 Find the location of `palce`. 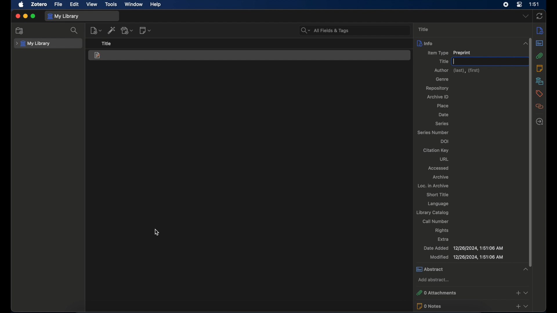

palce is located at coordinates (443, 106).